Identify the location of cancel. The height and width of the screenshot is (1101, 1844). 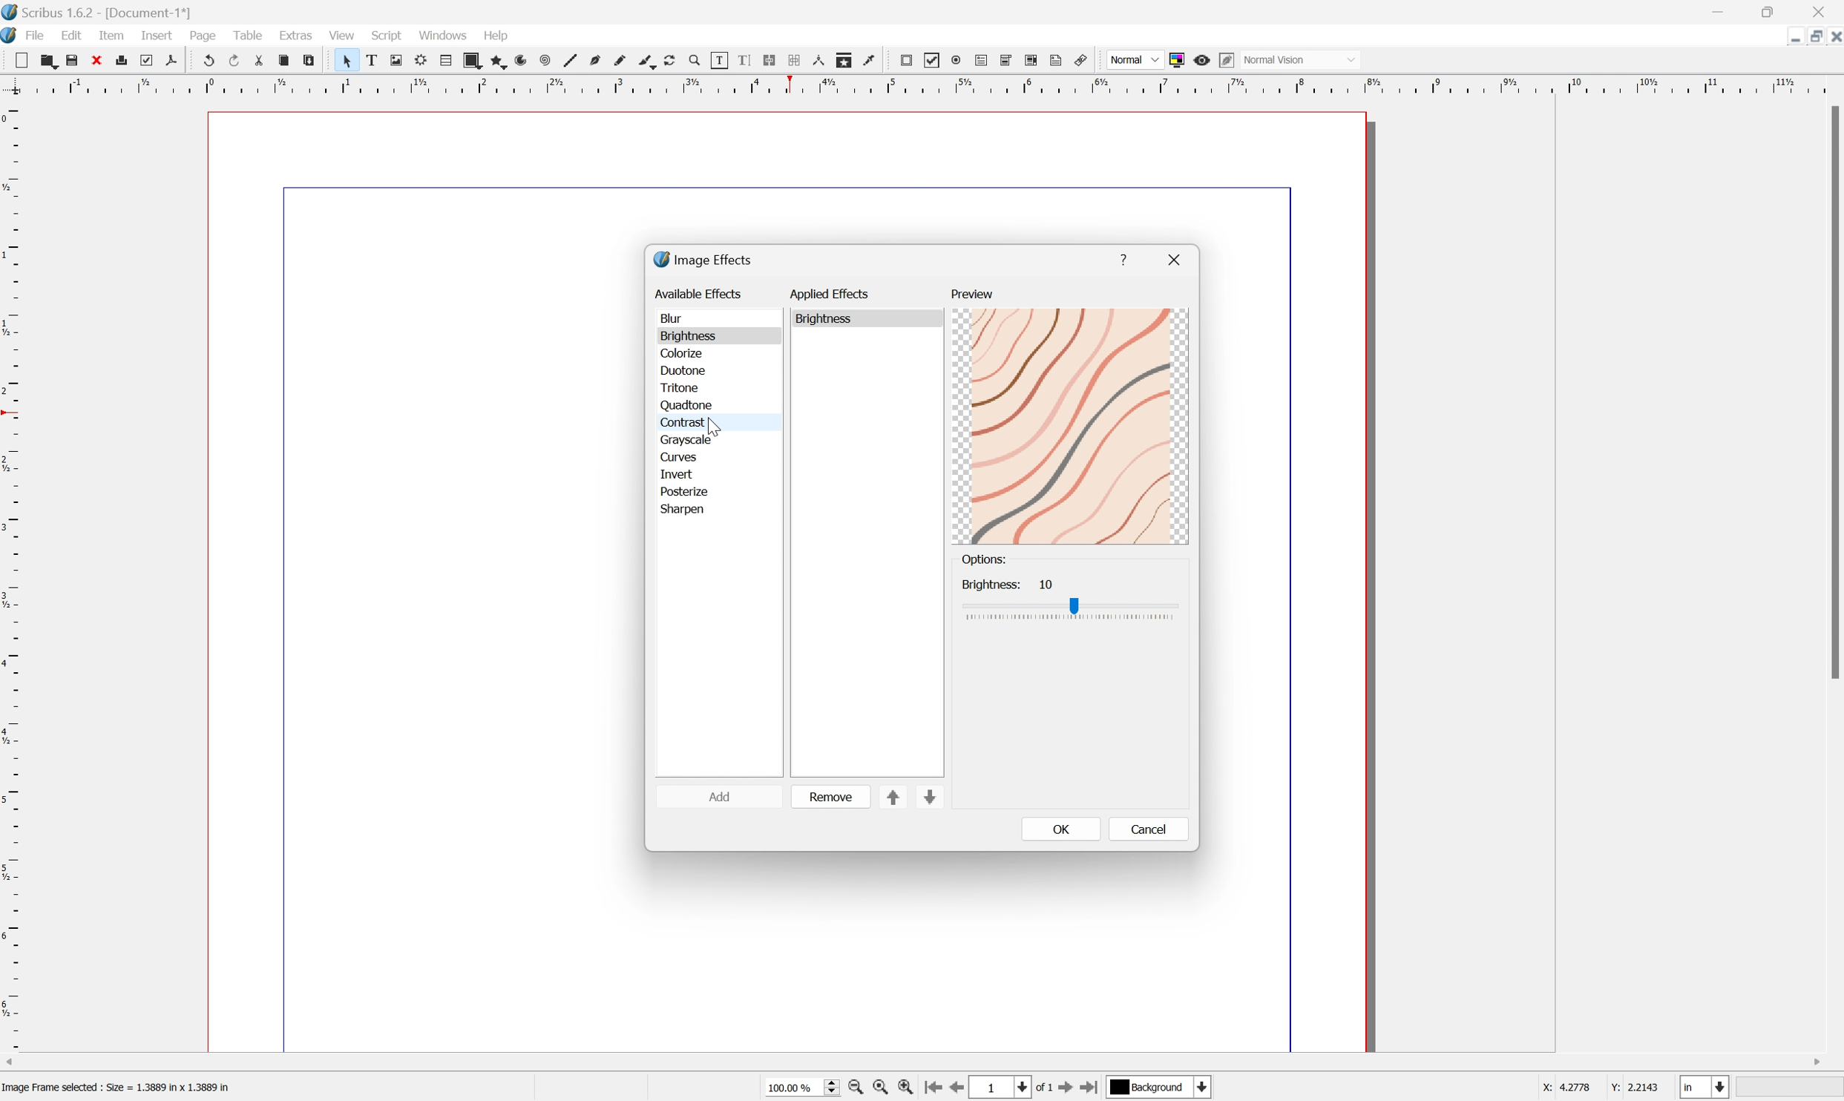
(1147, 829).